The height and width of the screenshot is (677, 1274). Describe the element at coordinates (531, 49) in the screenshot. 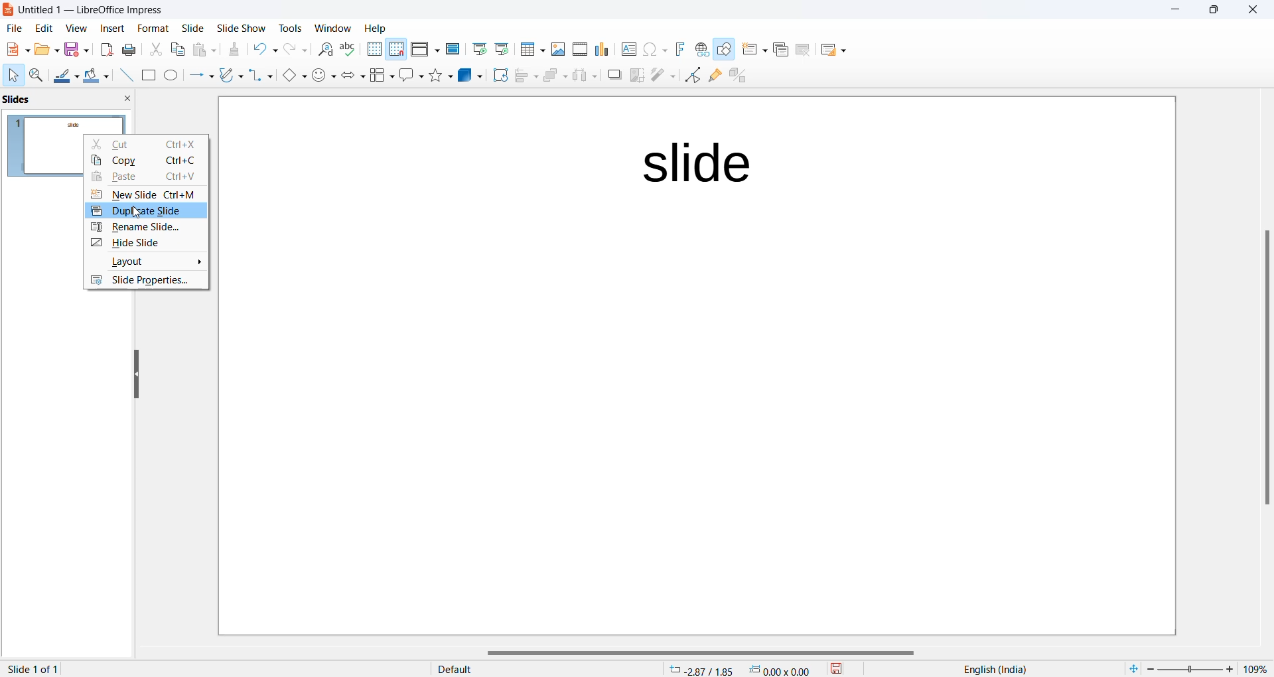

I see `Insert table` at that location.